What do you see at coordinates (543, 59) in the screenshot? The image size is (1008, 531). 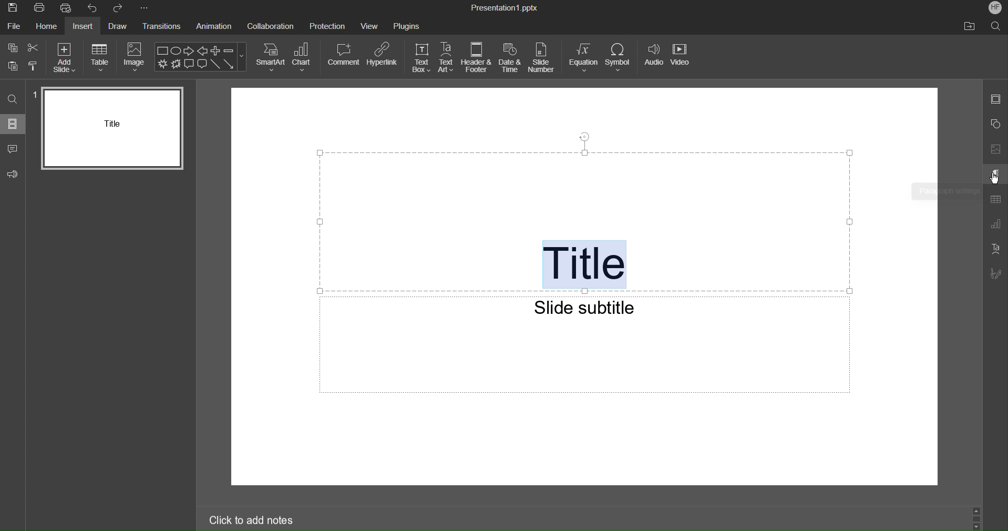 I see `Slide Number` at bounding box center [543, 59].